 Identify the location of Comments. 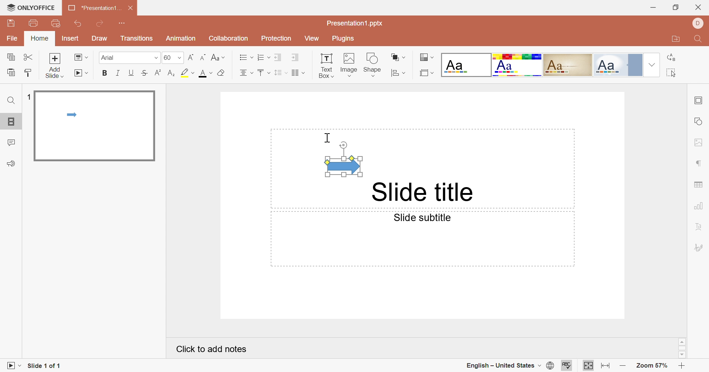
(11, 142).